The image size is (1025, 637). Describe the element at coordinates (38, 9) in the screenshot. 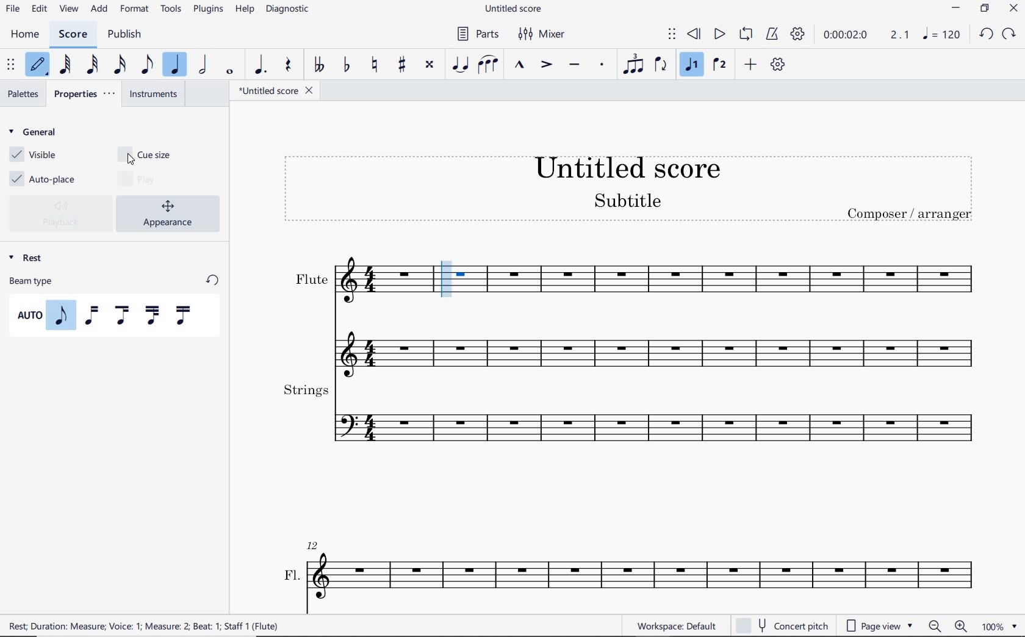

I see `edit` at that location.